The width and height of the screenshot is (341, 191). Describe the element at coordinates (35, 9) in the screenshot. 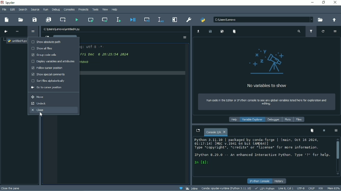

I see `Source` at that location.